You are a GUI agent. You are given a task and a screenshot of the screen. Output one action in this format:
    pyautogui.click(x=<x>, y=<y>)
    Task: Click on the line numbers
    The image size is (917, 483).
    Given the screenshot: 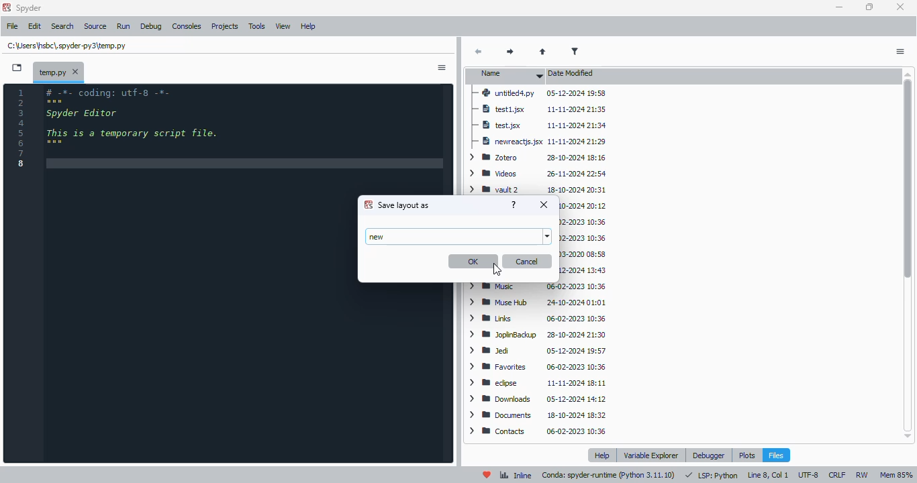 What is the action you would take?
    pyautogui.click(x=23, y=129)
    